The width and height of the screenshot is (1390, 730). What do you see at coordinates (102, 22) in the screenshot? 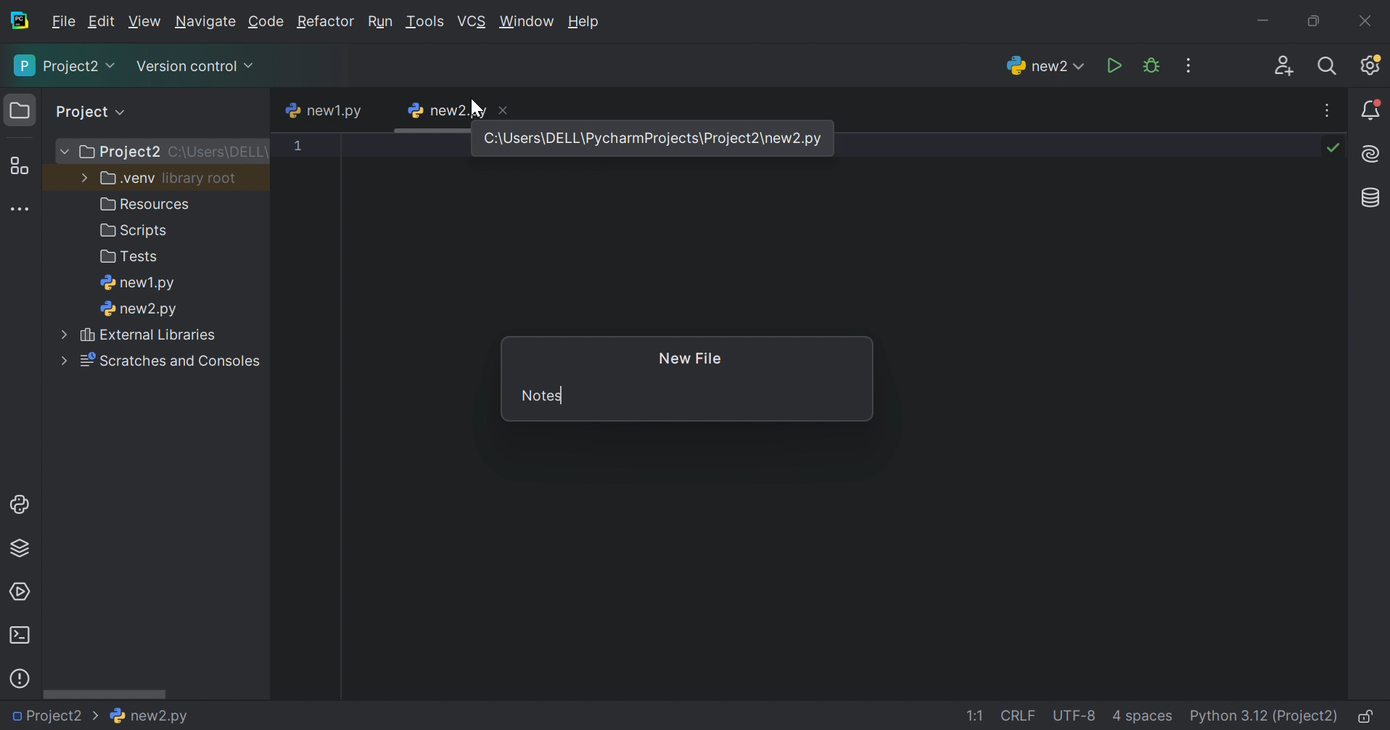
I see `Edit` at bounding box center [102, 22].